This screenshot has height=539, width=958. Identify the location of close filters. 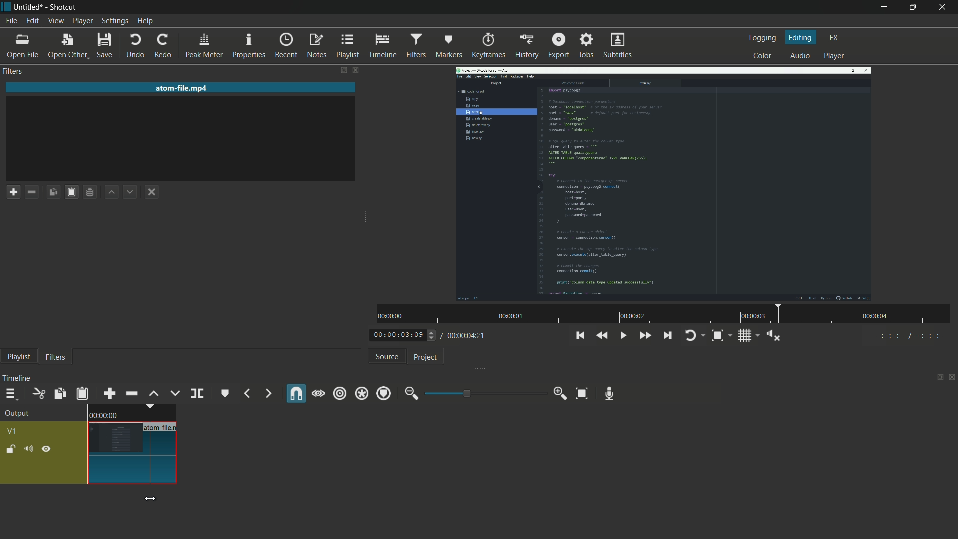
(355, 70).